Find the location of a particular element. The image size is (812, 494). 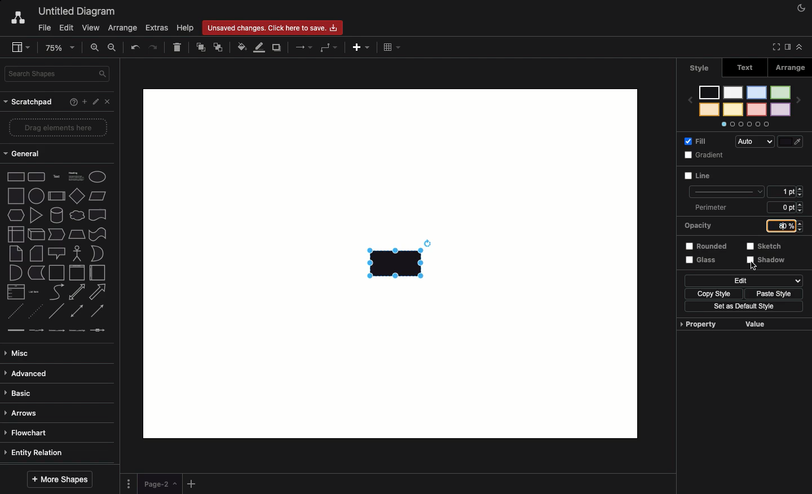

Draw.io is located at coordinates (19, 20).